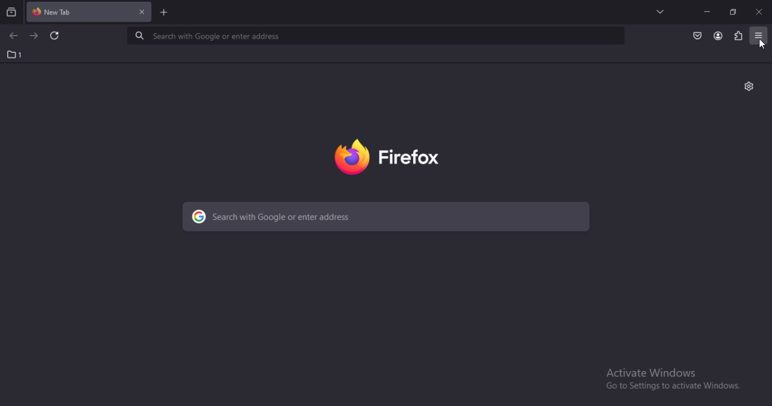 The height and width of the screenshot is (406, 772). I want to click on 1, so click(11, 54).